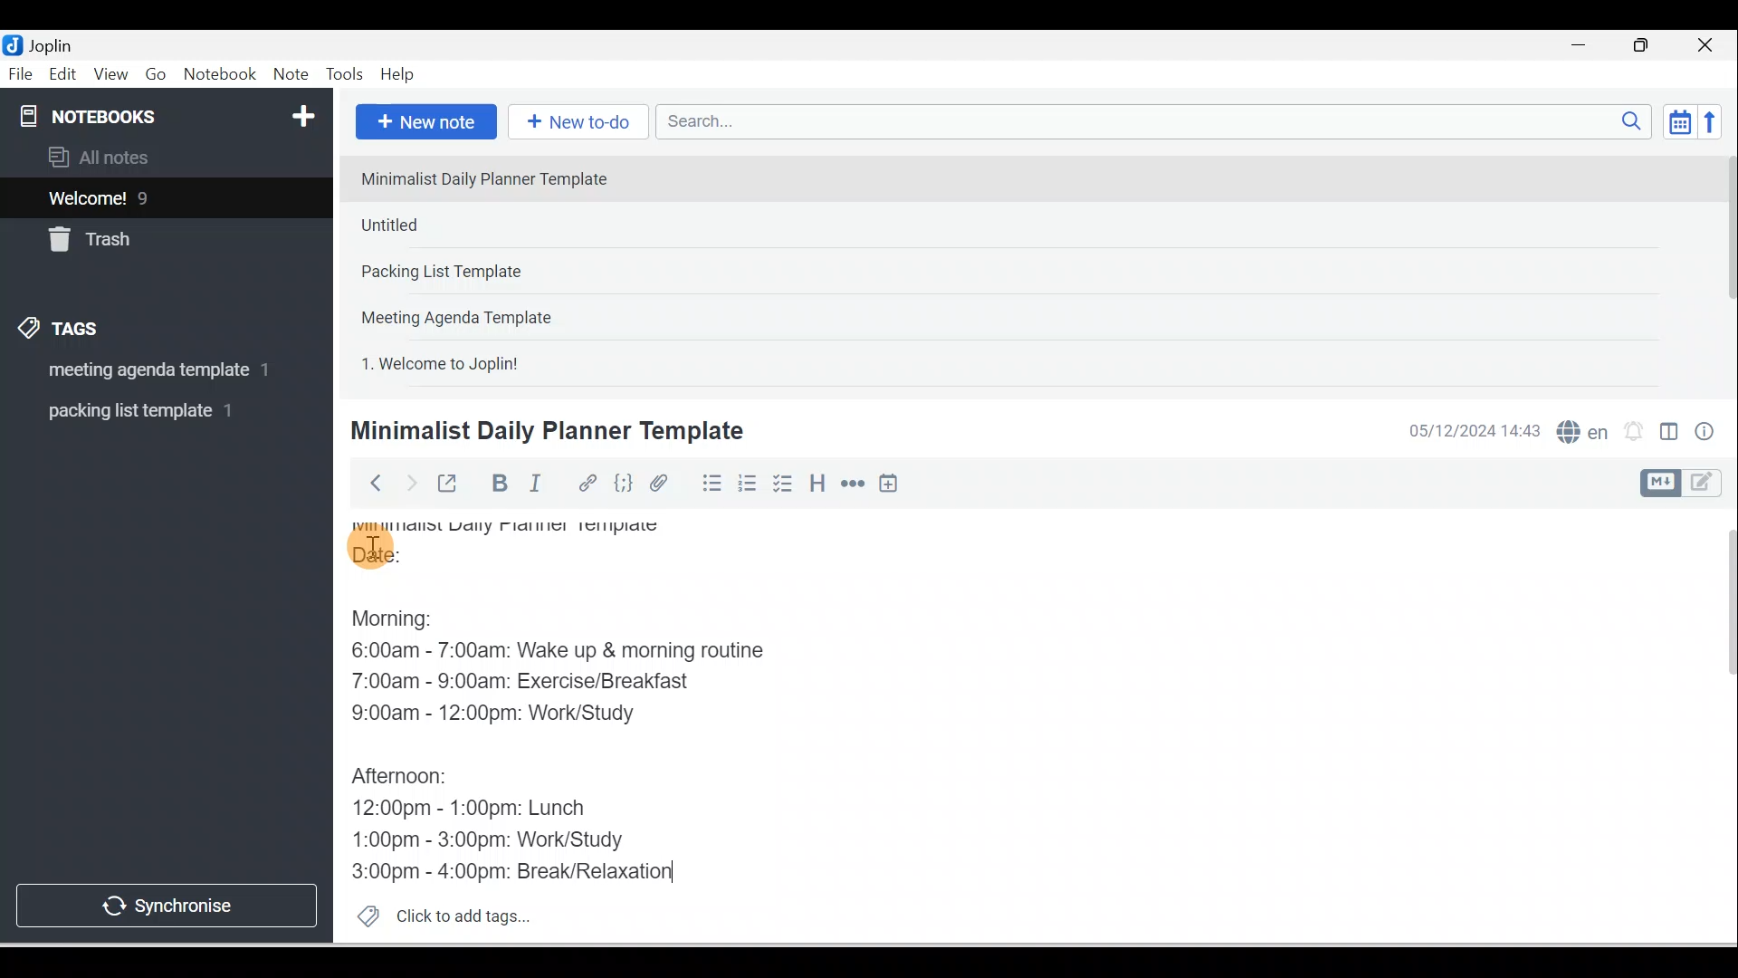  Describe the element at coordinates (164, 157) in the screenshot. I see `All notes` at that location.